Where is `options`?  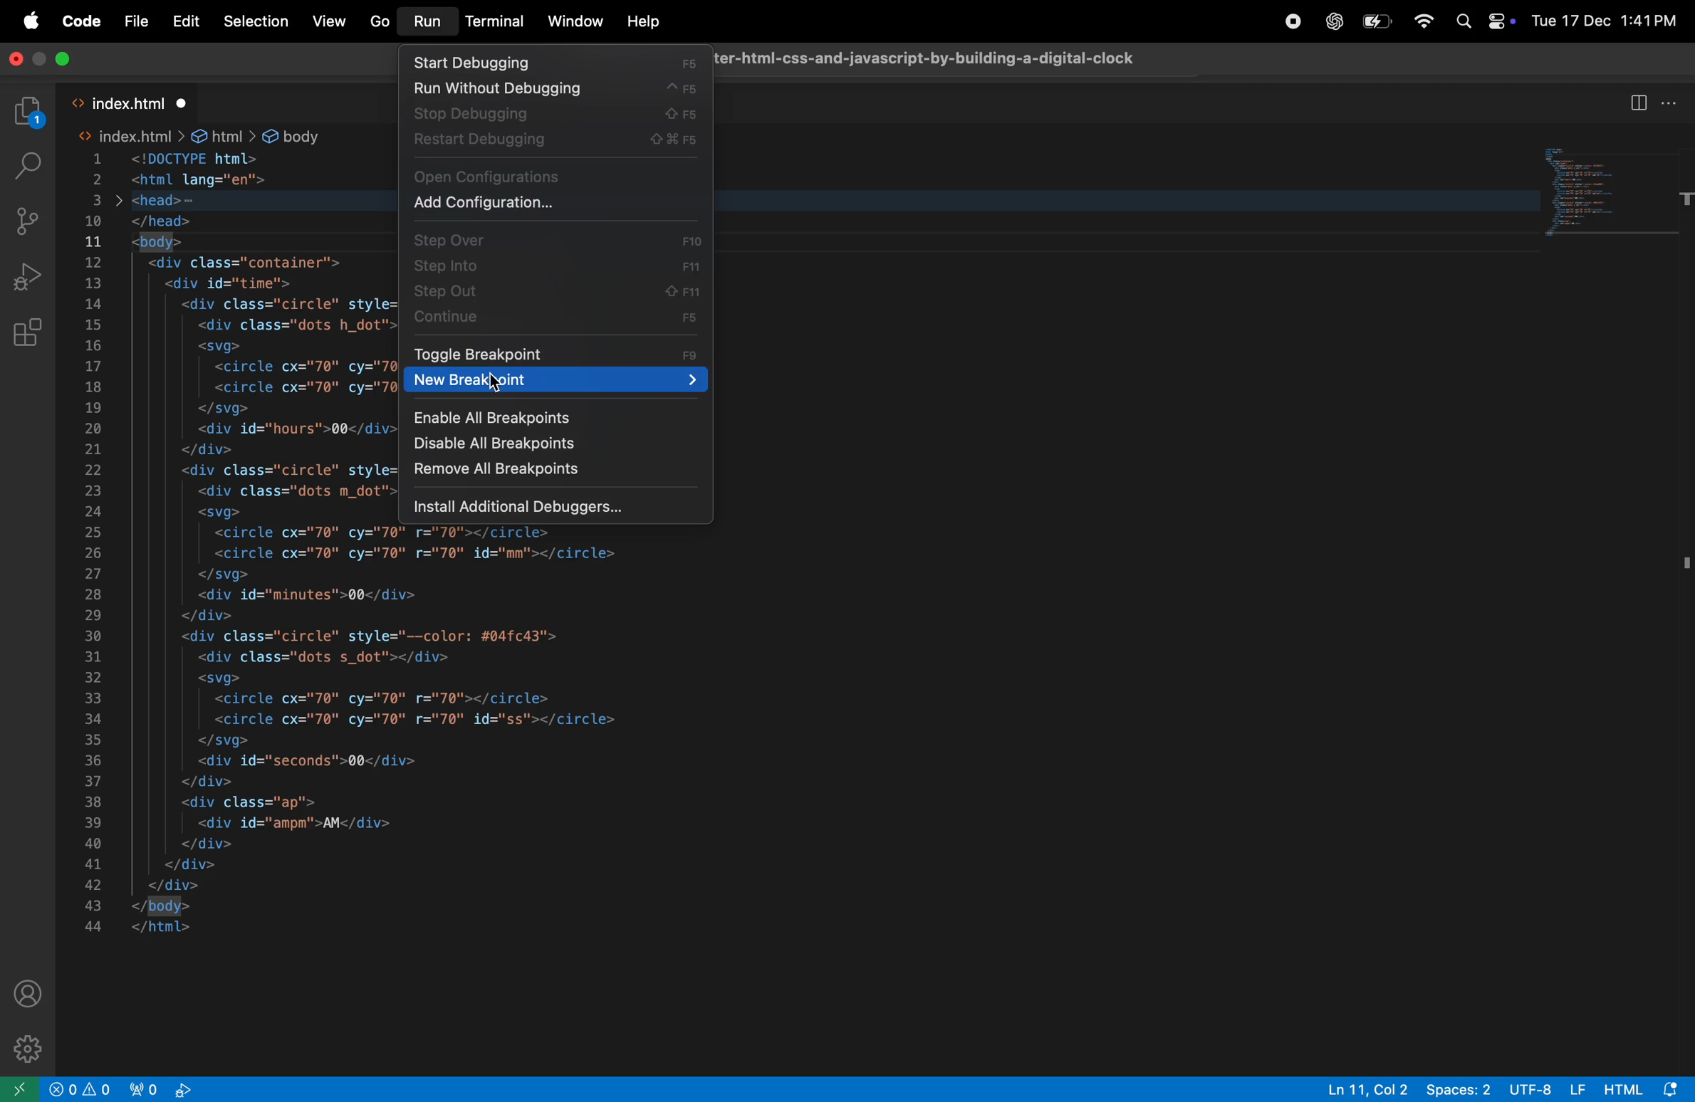 options is located at coordinates (1673, 101).